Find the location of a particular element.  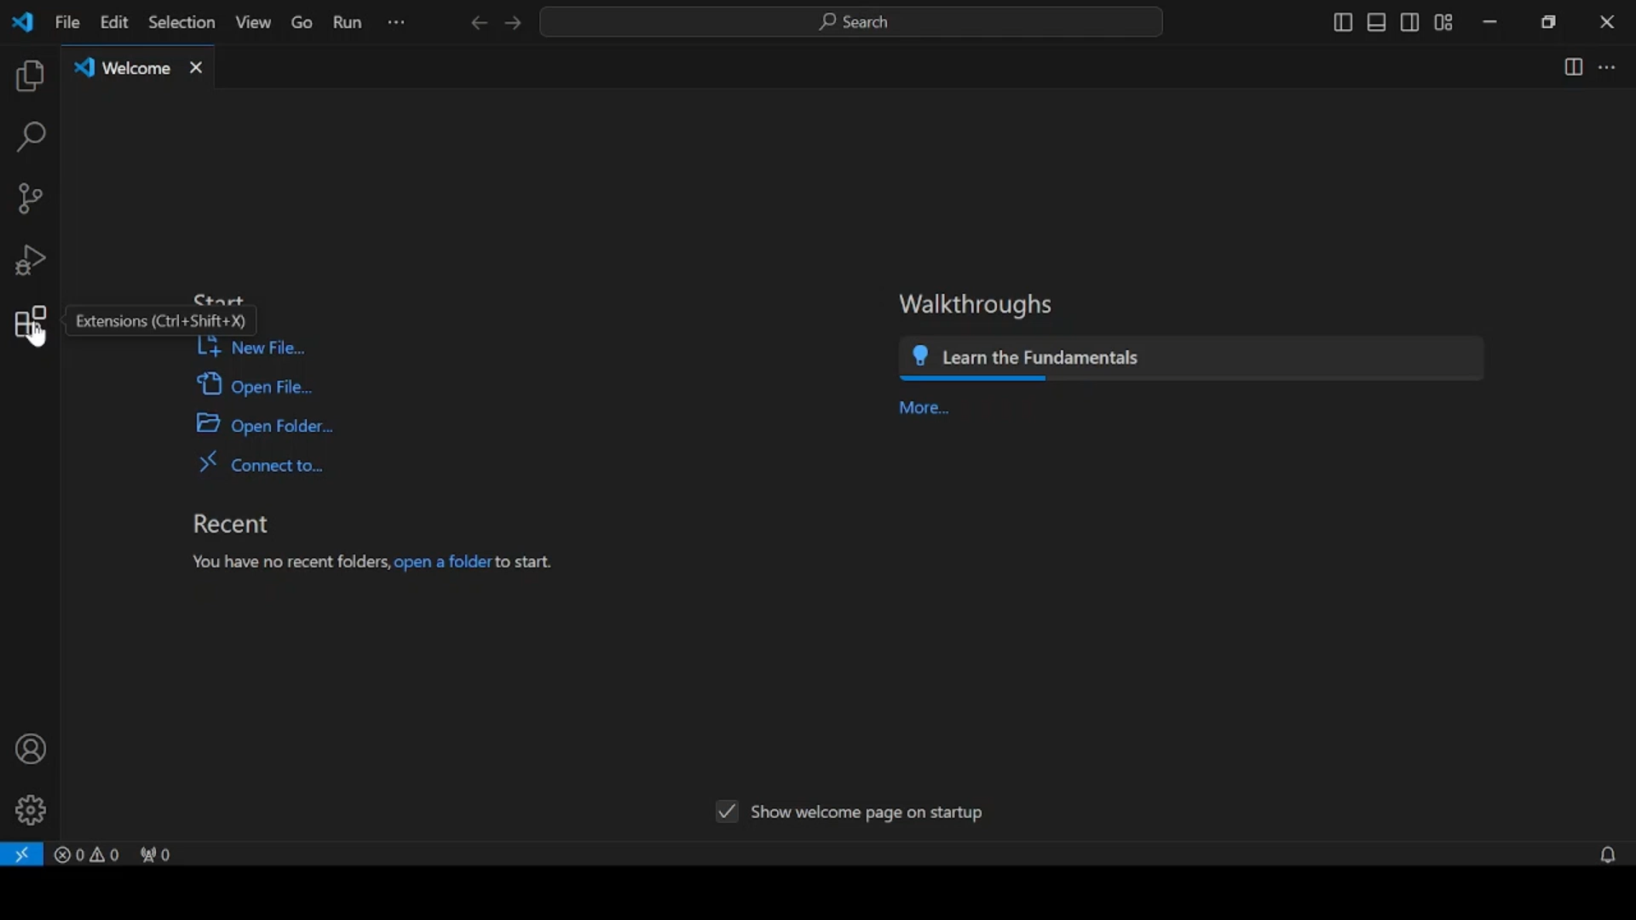

welcome tab is located at coordinates (138, 66).